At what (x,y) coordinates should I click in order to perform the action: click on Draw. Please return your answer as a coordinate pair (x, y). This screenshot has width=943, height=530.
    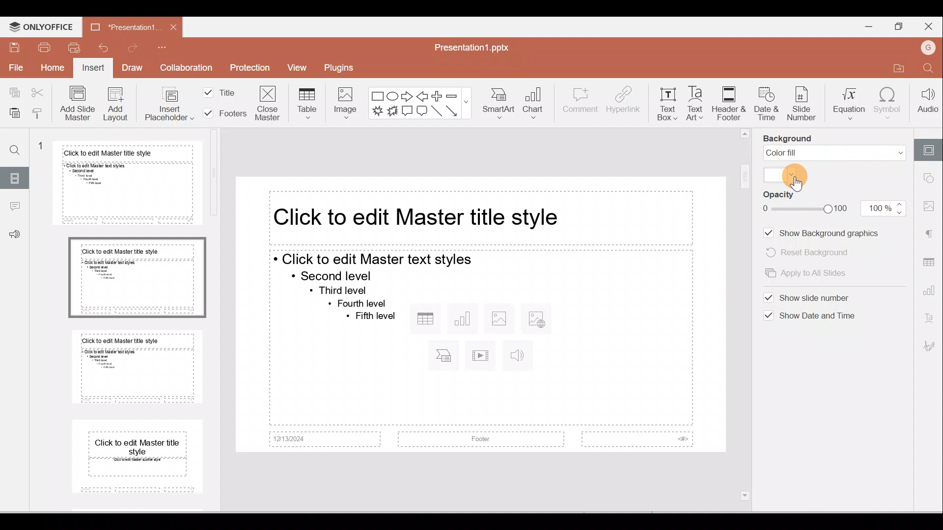
    Looking at the image, I should click on (133, 69).